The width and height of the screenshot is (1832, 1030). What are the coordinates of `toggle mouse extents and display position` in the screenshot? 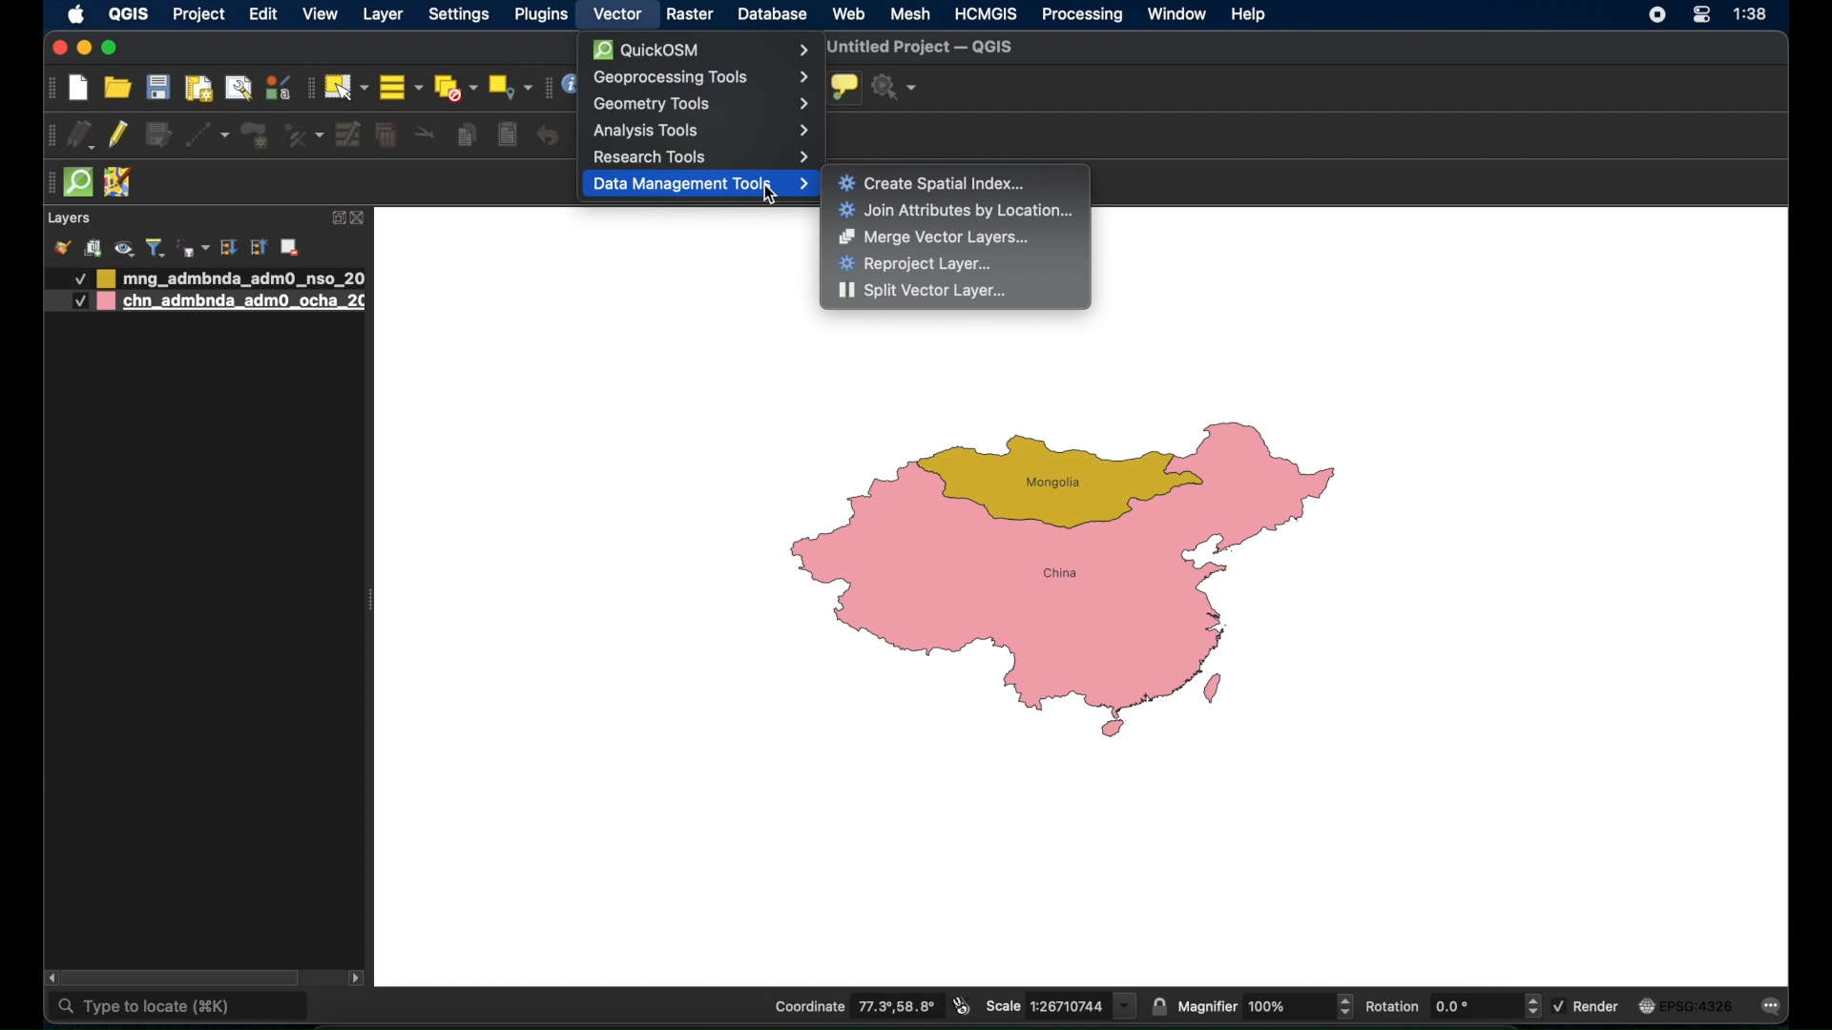 It's located at (961, 1006).